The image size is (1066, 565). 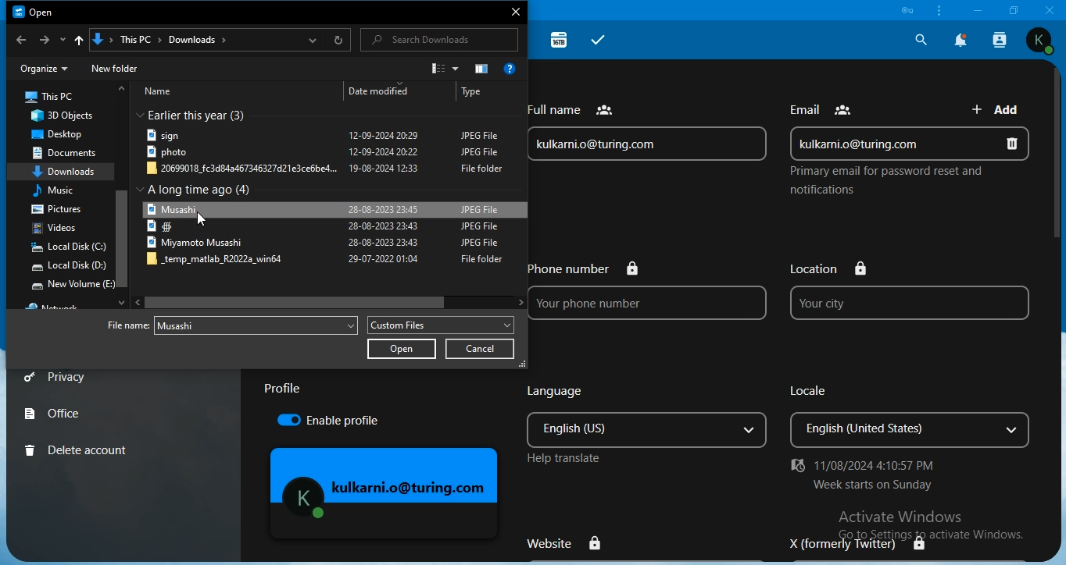 I want to click on file, so click(x=322, y=243).